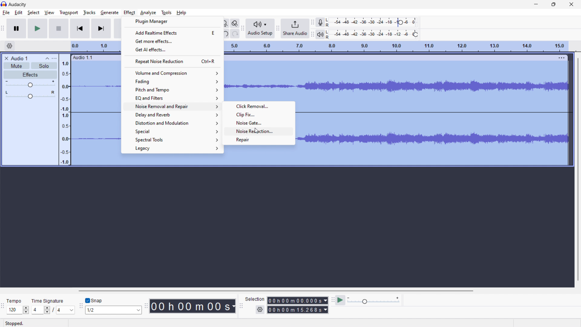  What do you see at coordinates (192, 306) in the screenshot?
I see `time stamp` at bounding box center [192, 306].